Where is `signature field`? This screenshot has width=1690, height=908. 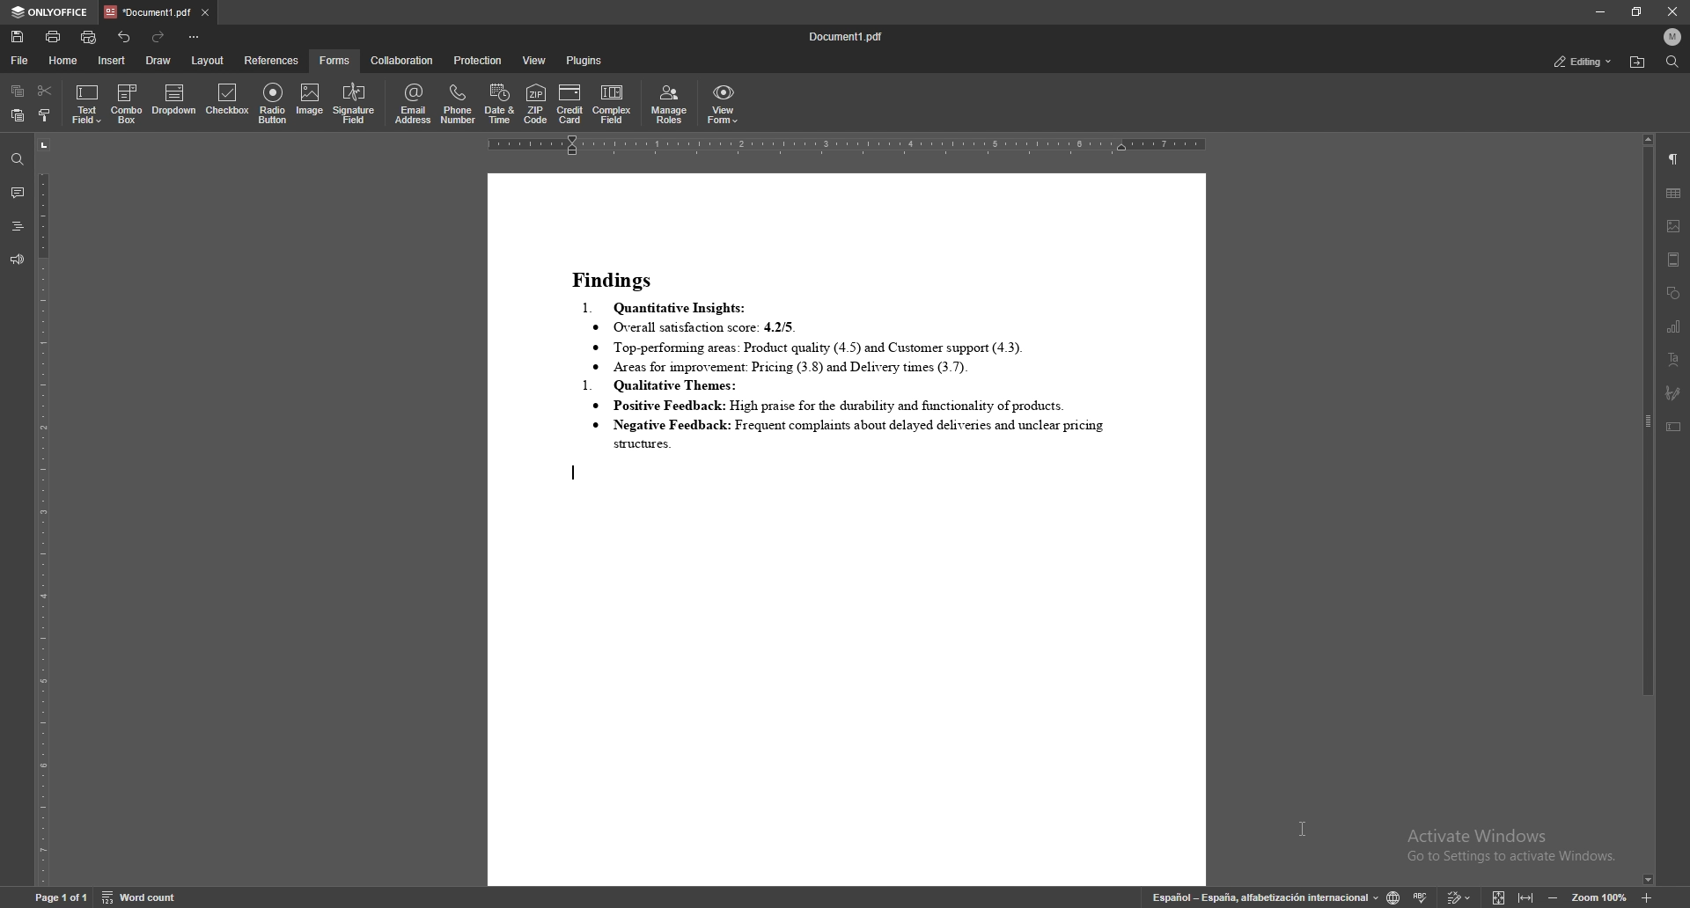 signature field is located at coordinates (1672, 392).